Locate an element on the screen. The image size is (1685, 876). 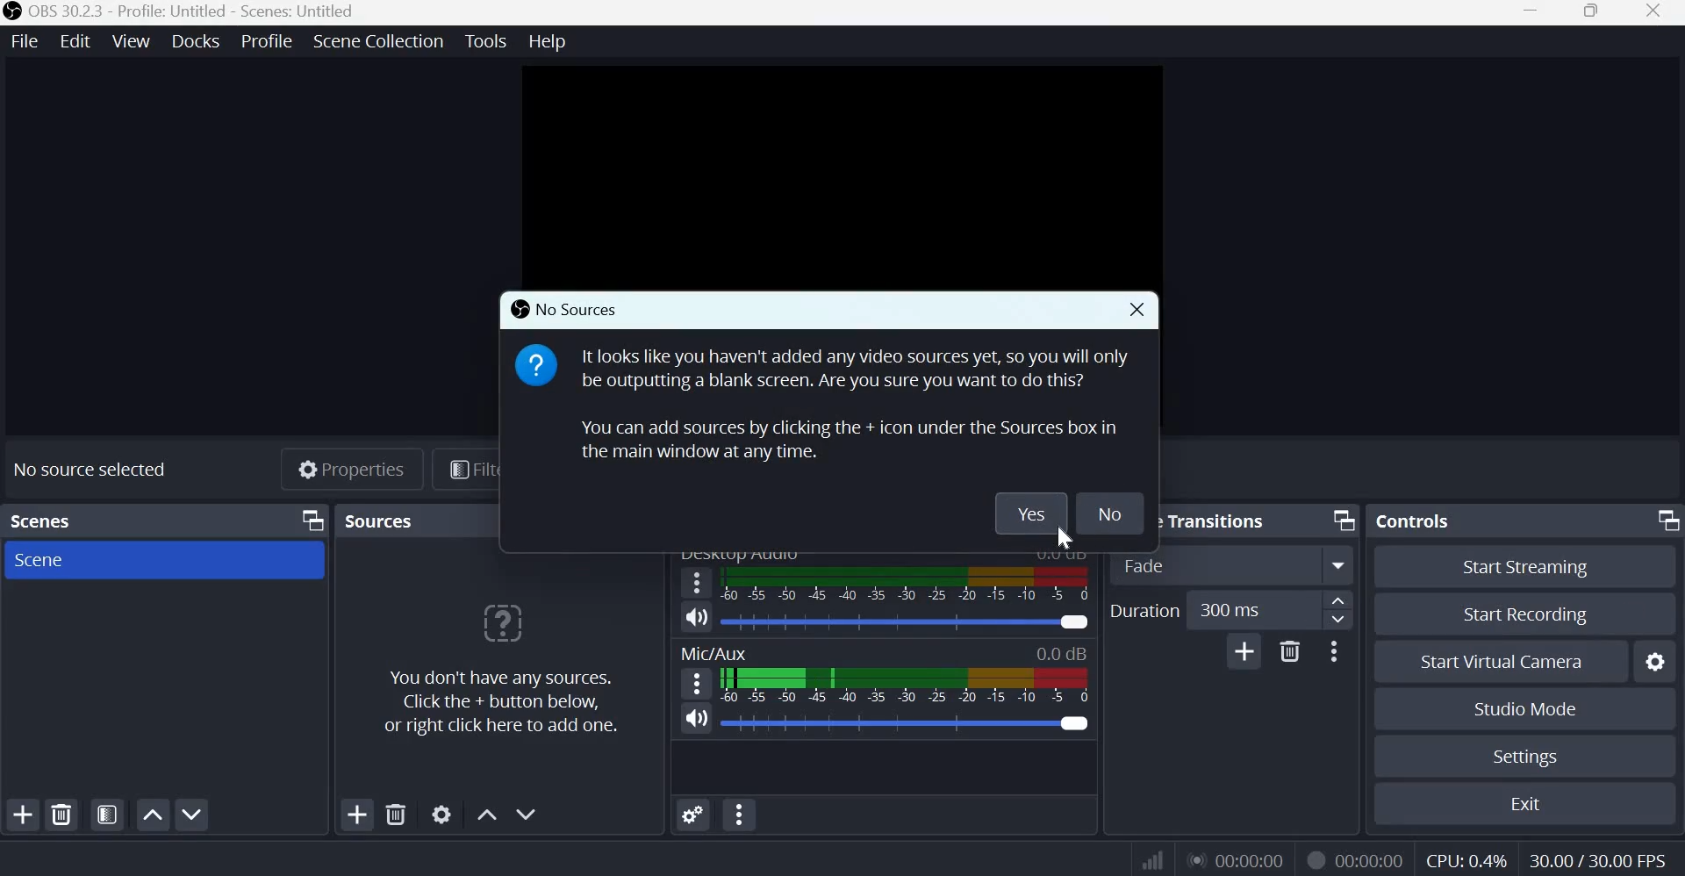
Sources is located at coordinates (407, 520).